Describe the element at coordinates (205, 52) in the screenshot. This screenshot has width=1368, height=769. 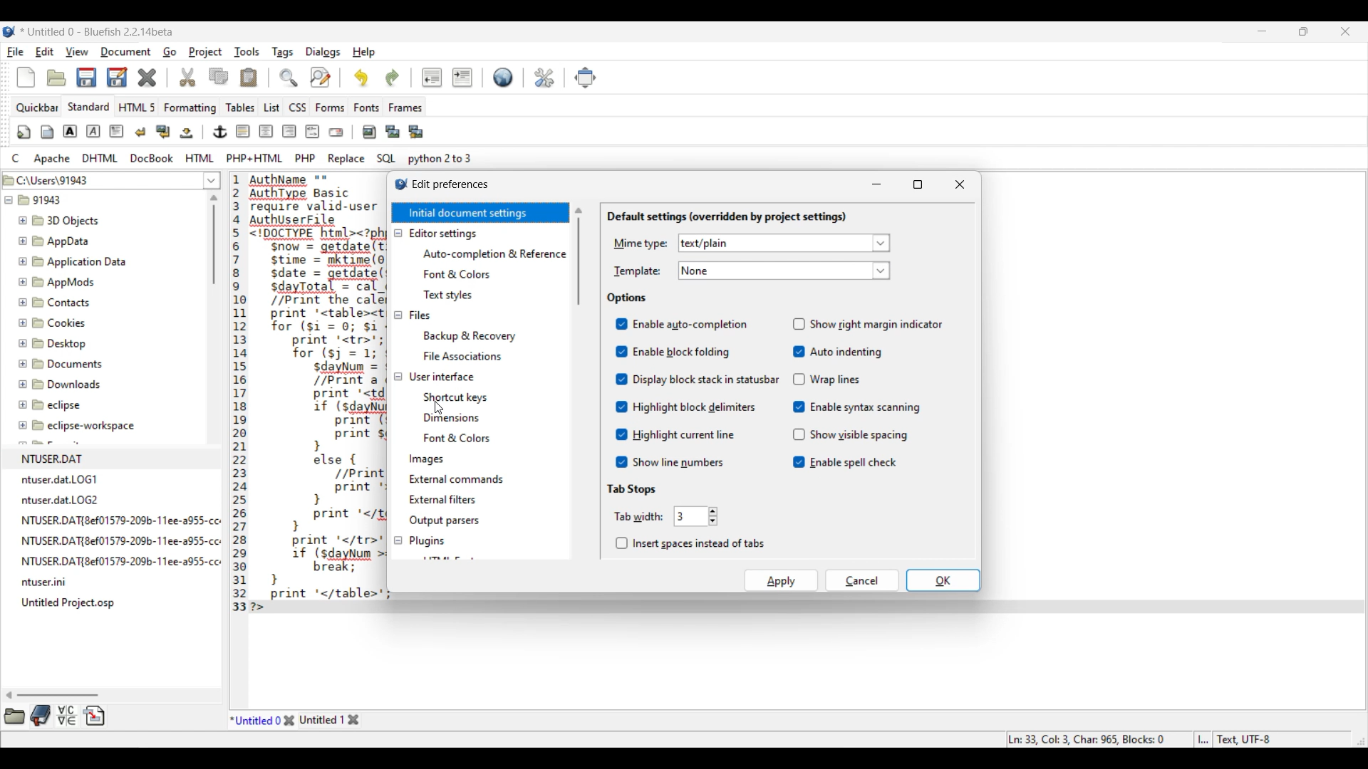
I see `Project menu` at that location.